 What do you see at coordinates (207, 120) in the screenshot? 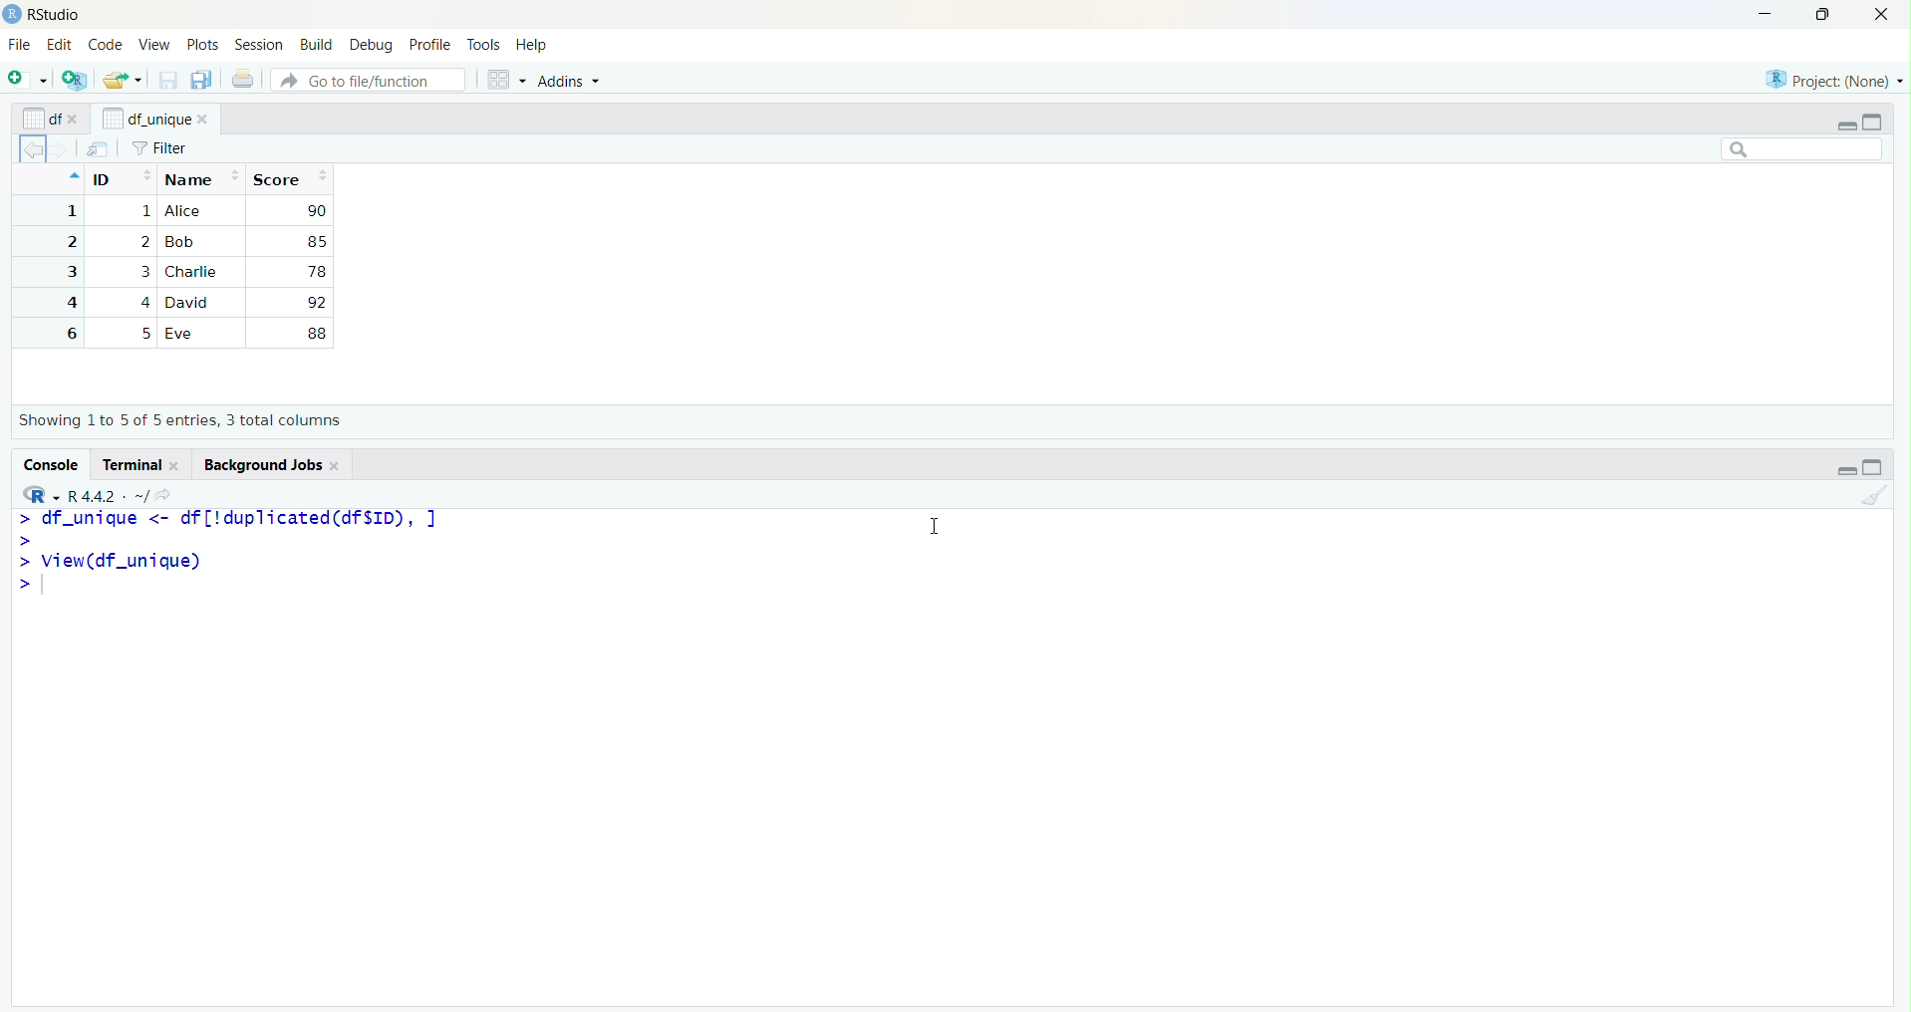
I see `close` at bounding box center [207, 120].